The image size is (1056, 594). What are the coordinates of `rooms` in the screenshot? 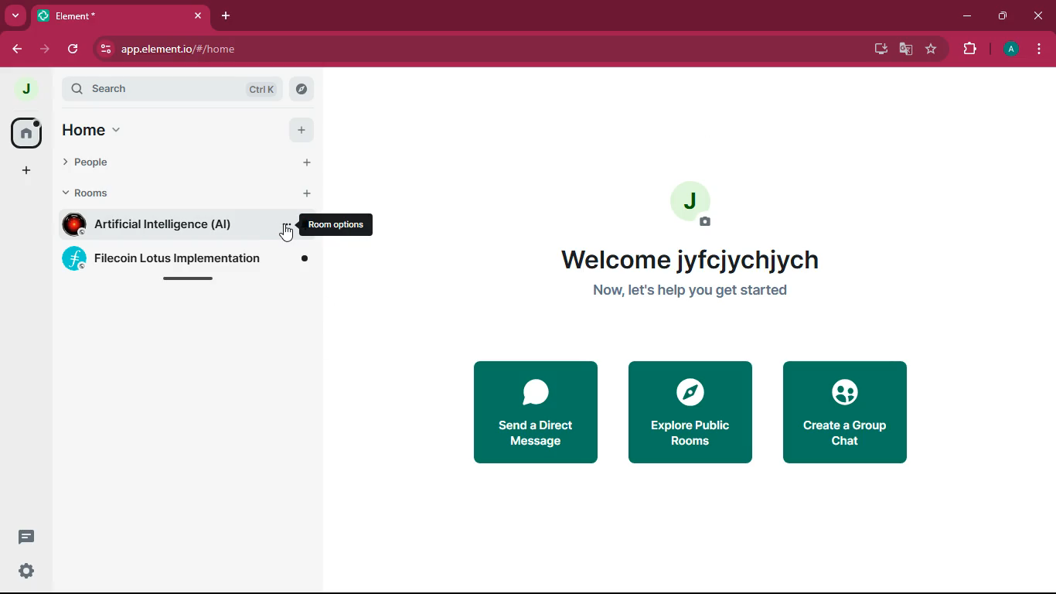 It's located at (96, 192).